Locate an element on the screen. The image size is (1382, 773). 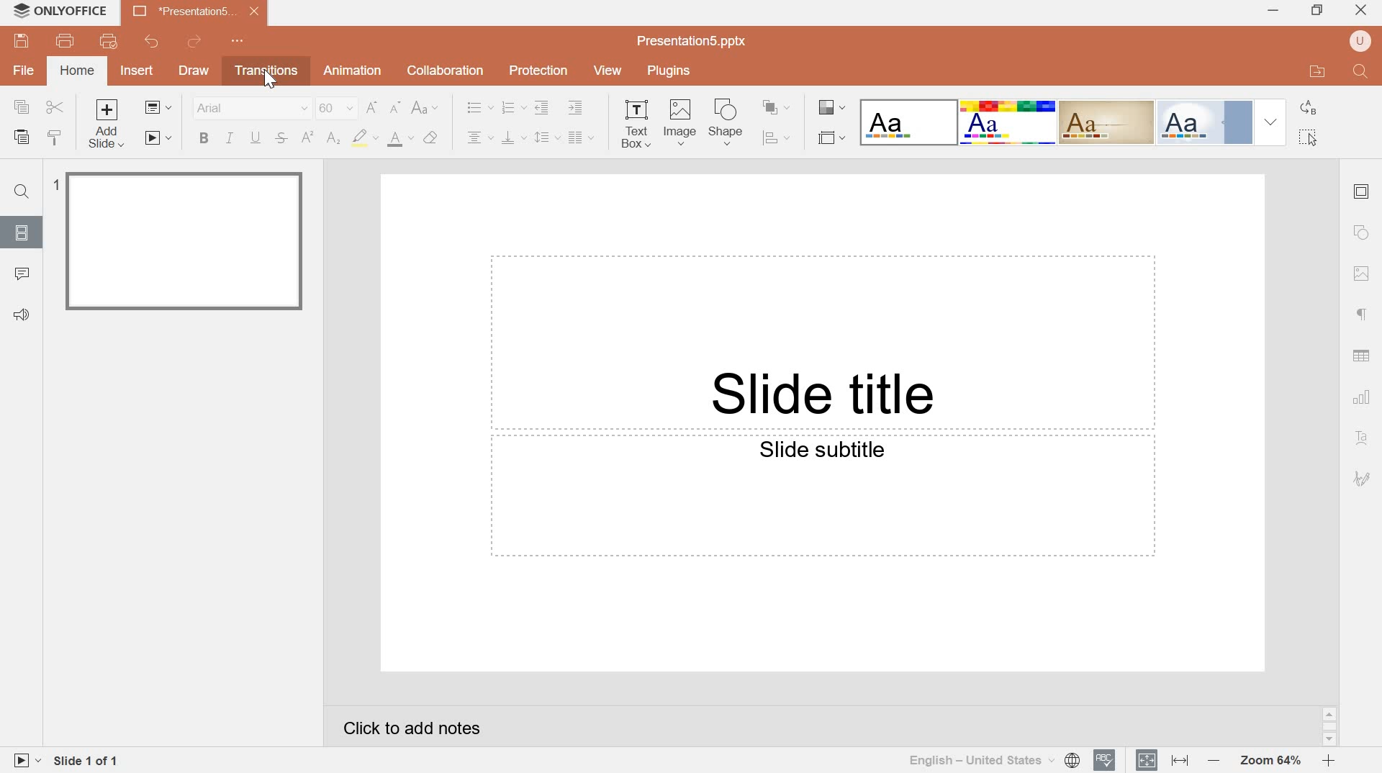
paste is located at coordinates (22, 137).